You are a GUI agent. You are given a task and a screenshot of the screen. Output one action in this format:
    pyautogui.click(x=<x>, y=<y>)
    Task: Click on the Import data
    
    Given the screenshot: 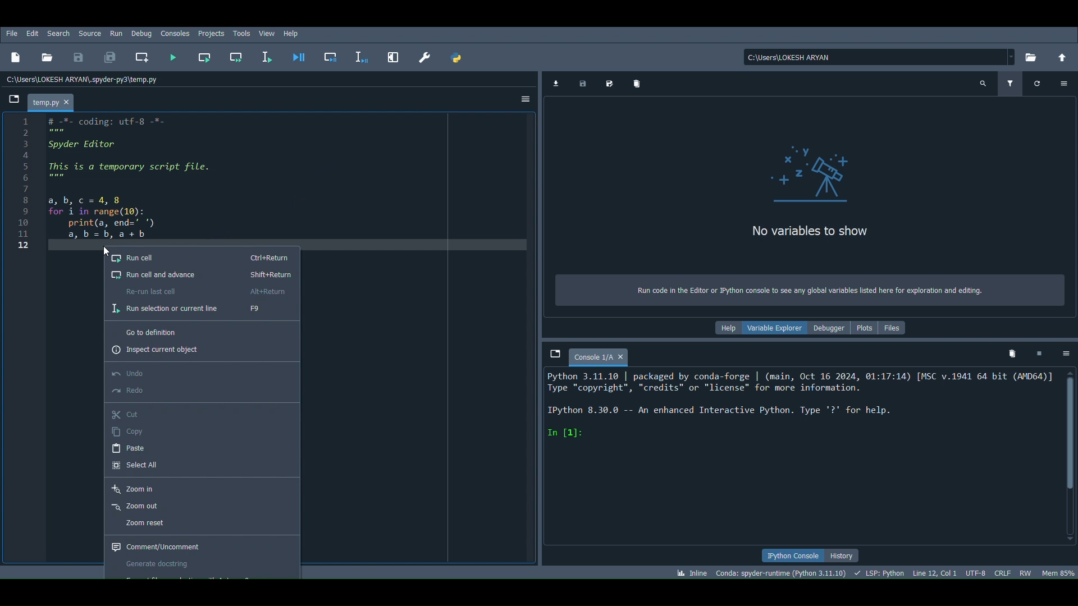 What is the action you would take?
    pyautogui.click(x=557, y=81)
    